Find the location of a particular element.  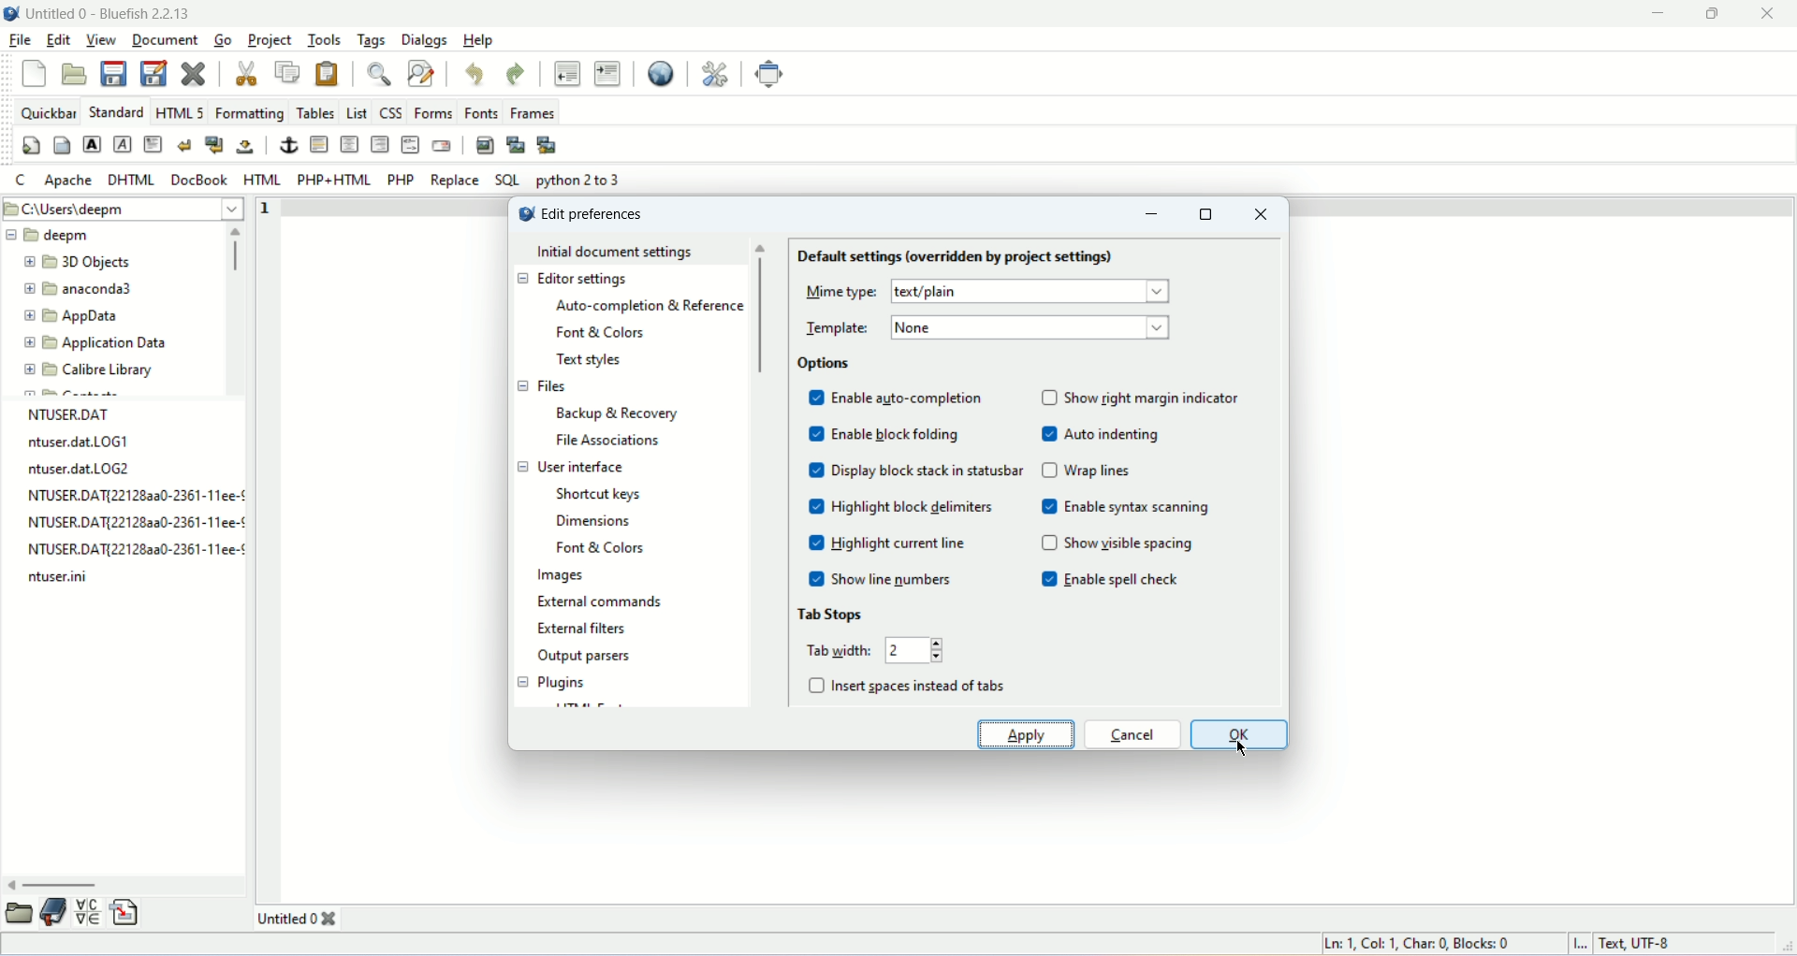

ok is located at coordinates (1239, 733).